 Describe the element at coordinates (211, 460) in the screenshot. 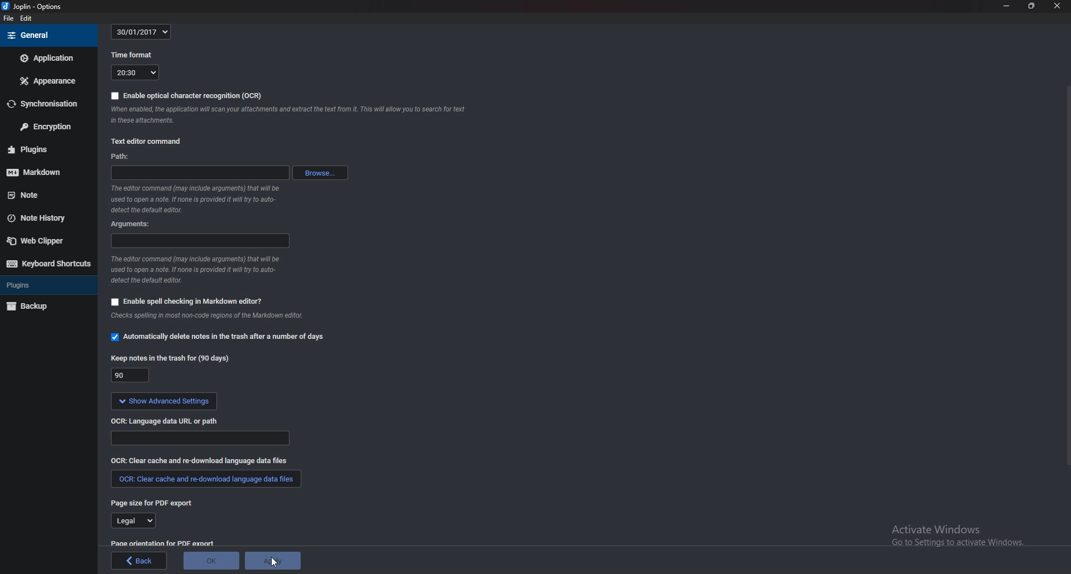

I see `O C R clear cash and redownload language data files` at that location.